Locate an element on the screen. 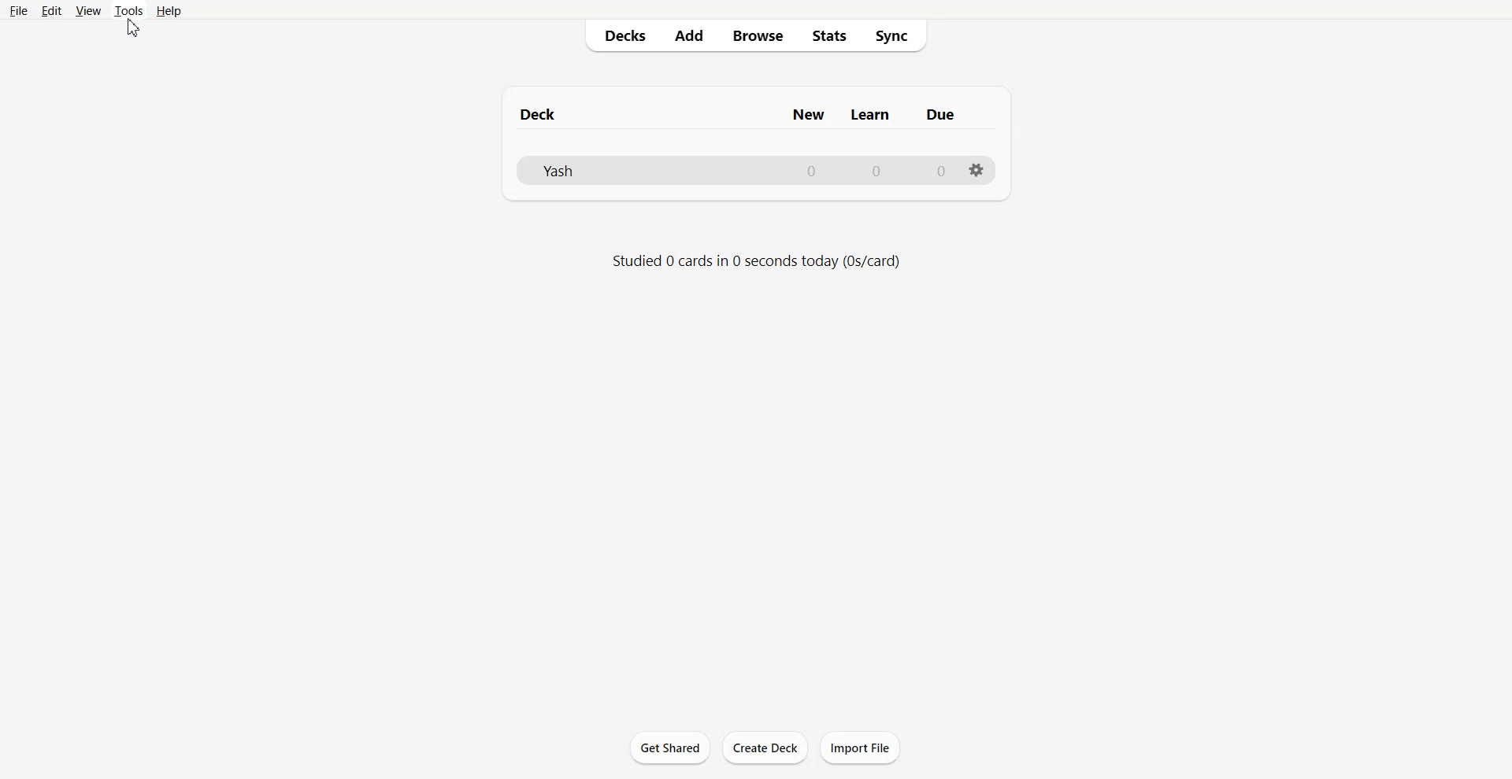 The image size is (1512, 779). File is located at coordinates (17, 10).